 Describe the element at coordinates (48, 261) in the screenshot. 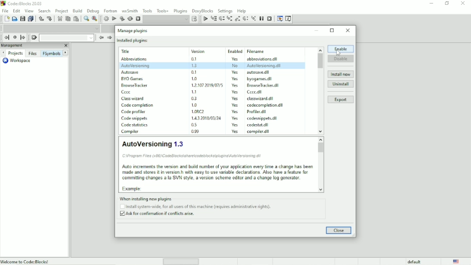

I see `welcome to code:blocks!` at that location.